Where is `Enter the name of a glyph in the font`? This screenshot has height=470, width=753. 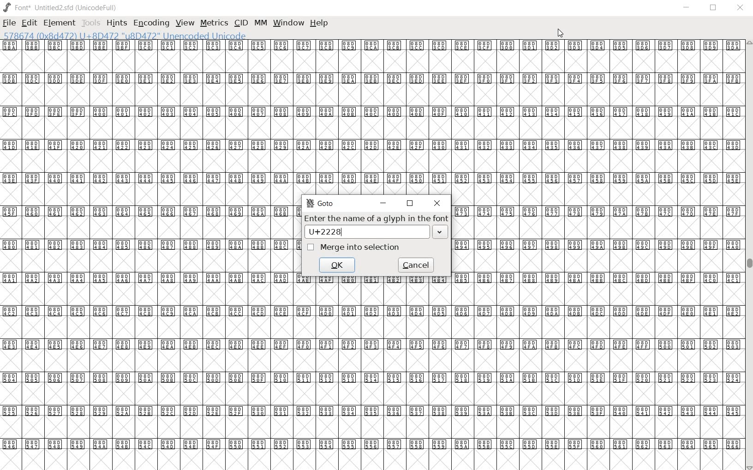 Enter the name of a glyph in the font is located at coordinates (374, 219).